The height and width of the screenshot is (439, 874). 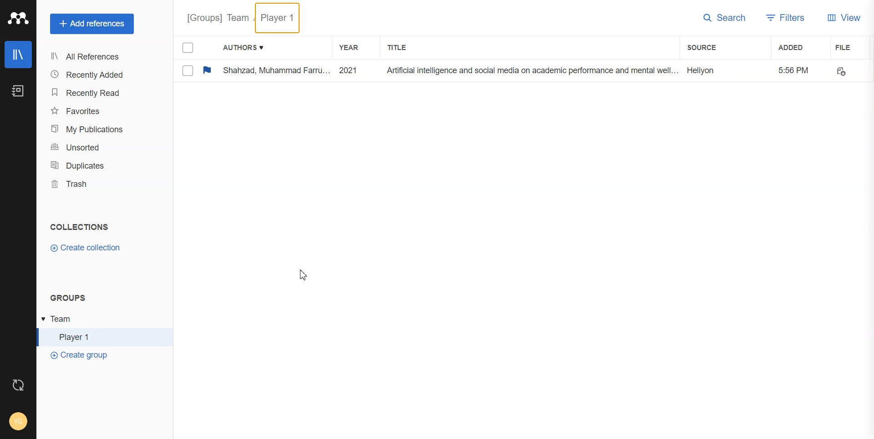 I want to click on Group Team, so click(x=218, y=17).